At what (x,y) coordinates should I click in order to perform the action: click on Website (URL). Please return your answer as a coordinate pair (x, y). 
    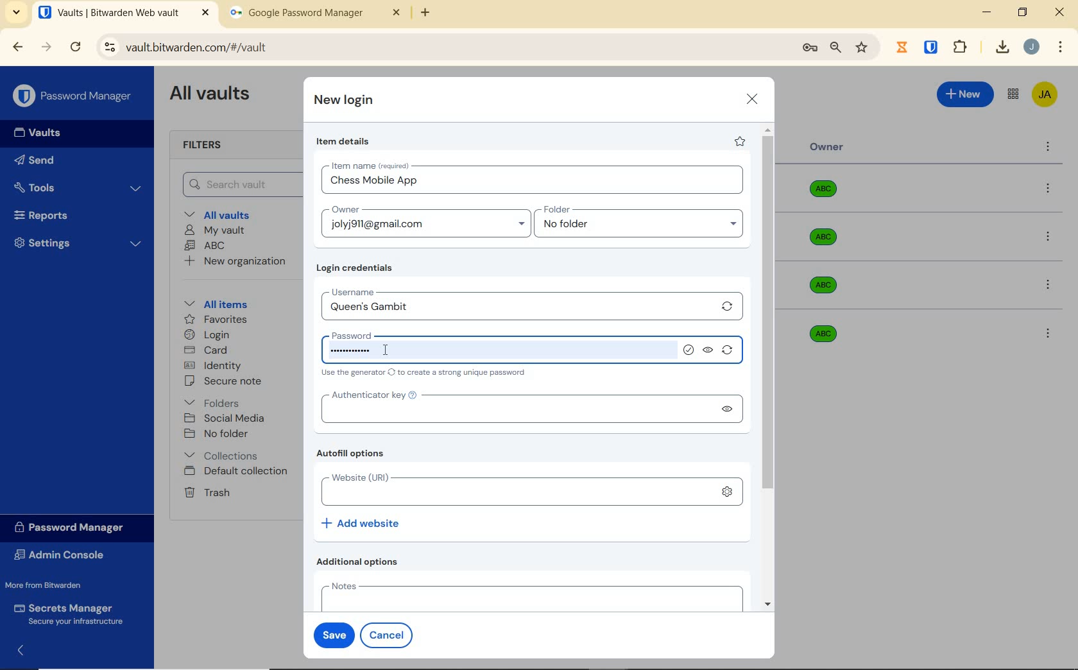
    Looking at the image, I should click on (511, 490).